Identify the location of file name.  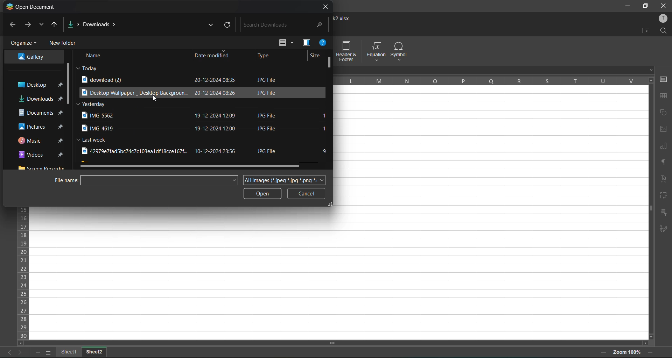
(147, 180).